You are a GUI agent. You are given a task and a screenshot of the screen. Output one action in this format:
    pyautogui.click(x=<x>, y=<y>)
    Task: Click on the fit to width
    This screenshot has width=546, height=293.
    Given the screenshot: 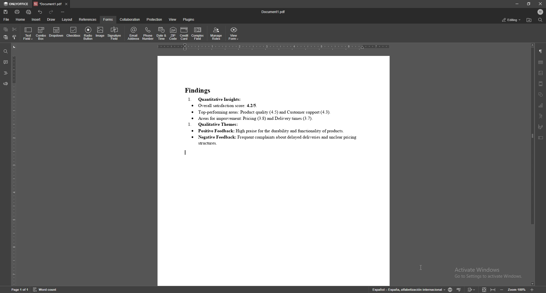 What is the action you would take?
    pyautogui.click(x=493, y=290)
    